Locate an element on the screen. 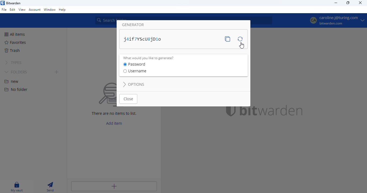 This screenshot has width=367, height=193. window is located at coordinates (50, 10).